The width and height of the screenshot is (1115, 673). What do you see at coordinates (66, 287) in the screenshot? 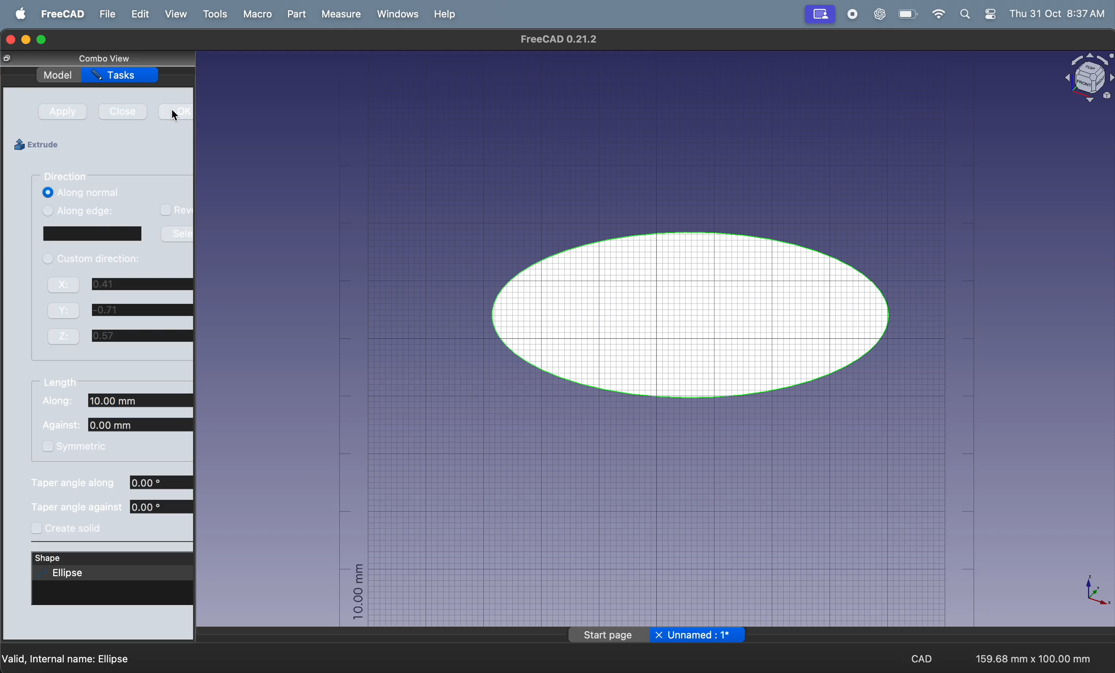
I see `x cordinate` at bounding box center [66, 287].